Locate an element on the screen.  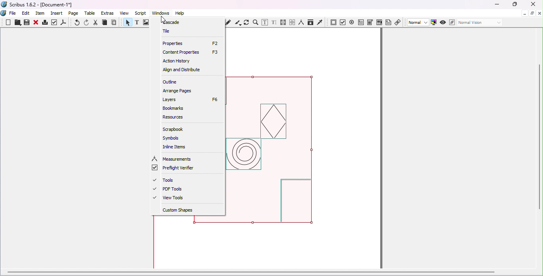
View Tools is located at coordinates (171, 199).